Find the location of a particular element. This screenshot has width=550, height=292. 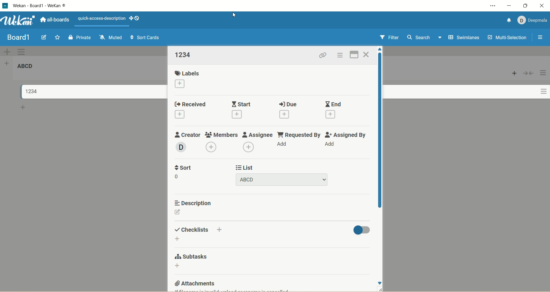

assignee is located at coordinates (257, 134).